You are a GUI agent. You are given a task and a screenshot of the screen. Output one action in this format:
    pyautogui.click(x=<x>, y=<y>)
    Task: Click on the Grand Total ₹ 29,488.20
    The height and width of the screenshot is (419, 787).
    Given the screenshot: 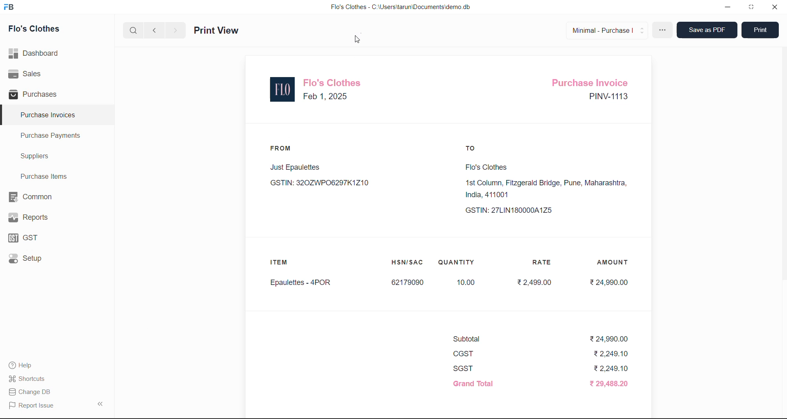 What is the action you would take?
    pyautogui.click(x=544, y=383)
    